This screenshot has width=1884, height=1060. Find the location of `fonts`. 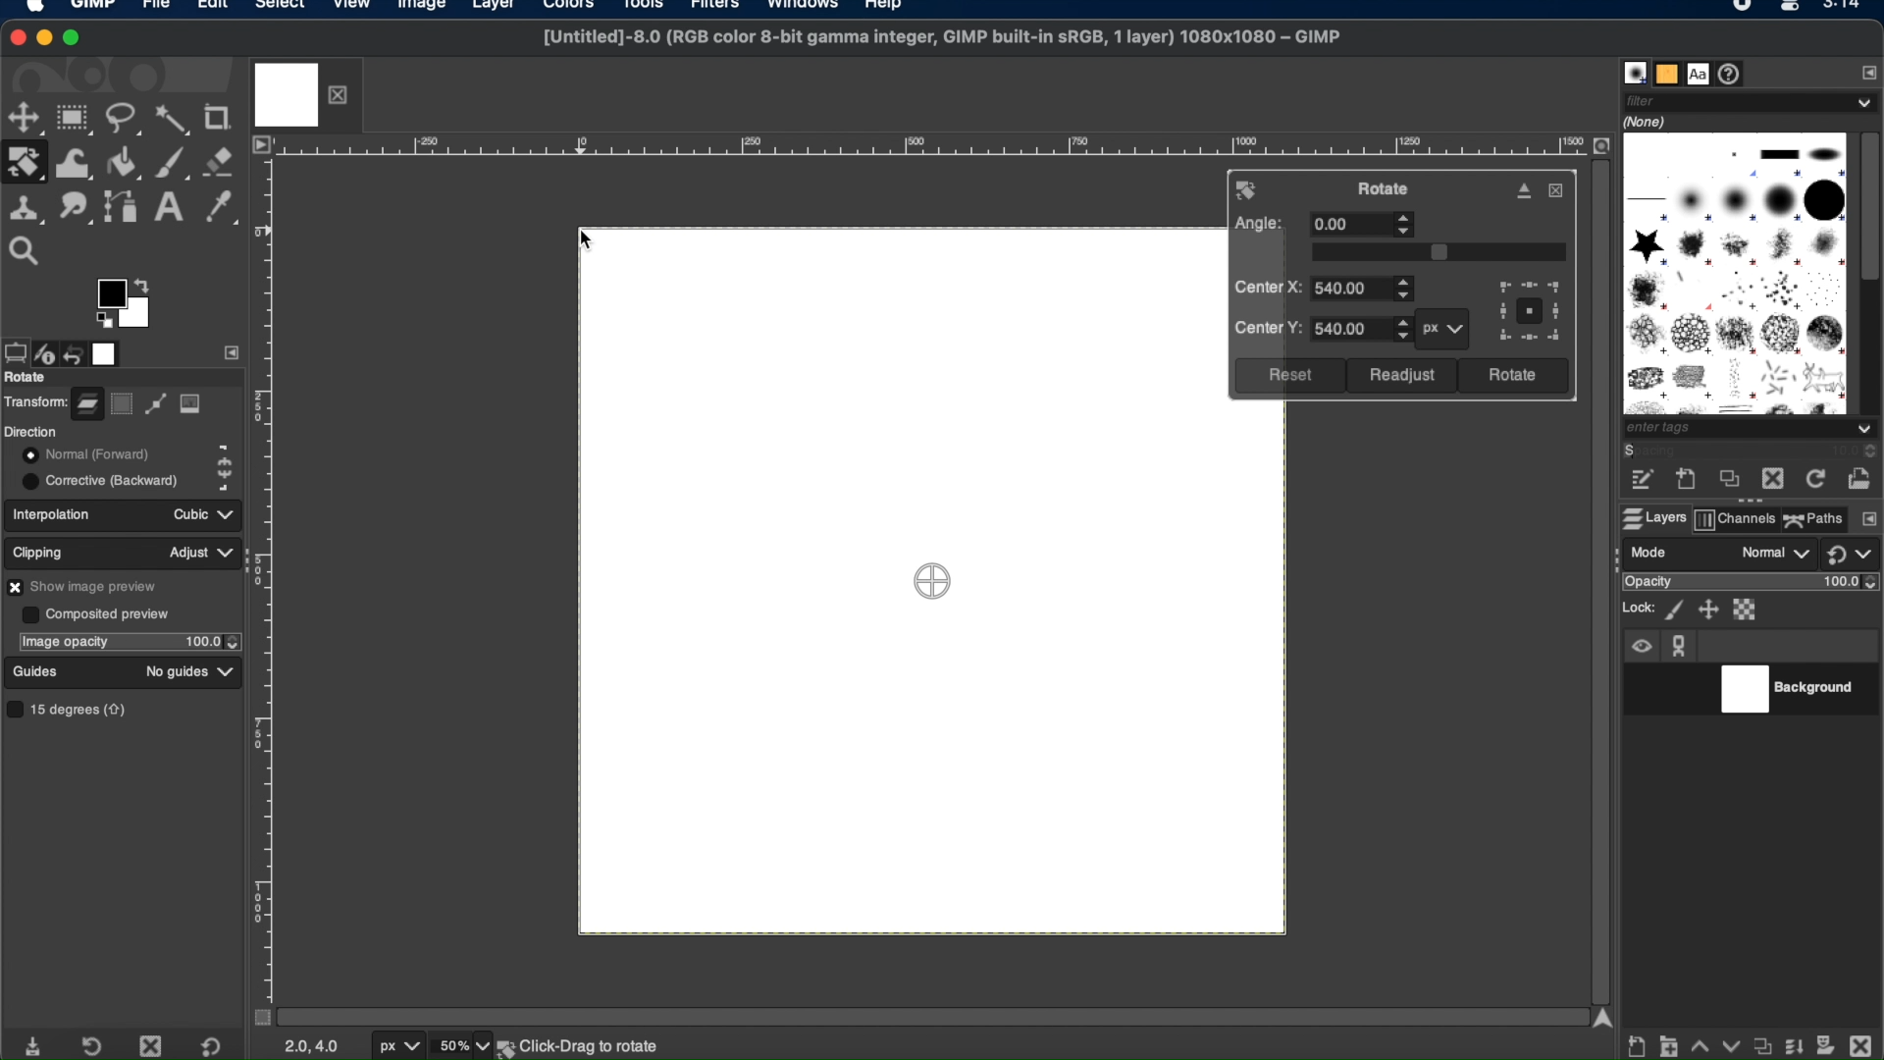

fonts is located at coordinates (1700, 73).